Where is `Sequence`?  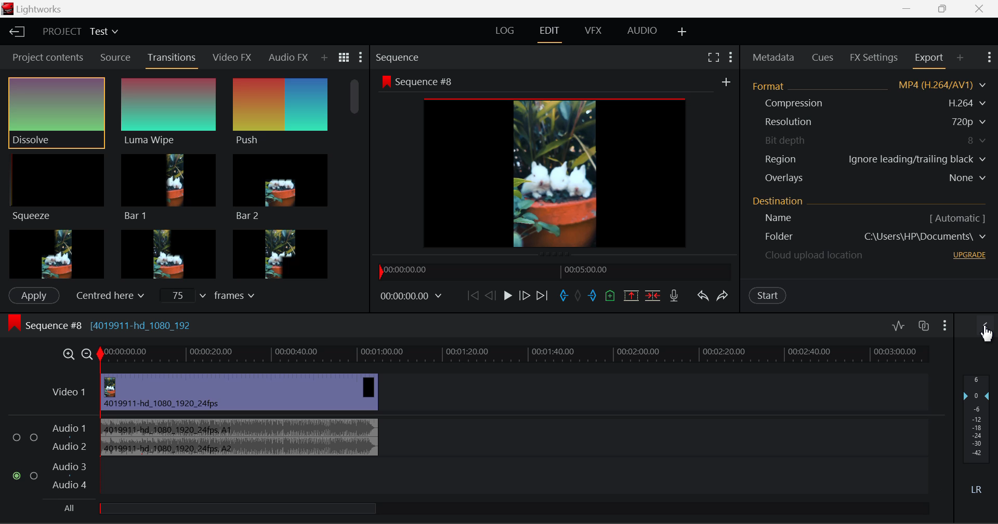 Sequence is located at coordinates (402, 57).